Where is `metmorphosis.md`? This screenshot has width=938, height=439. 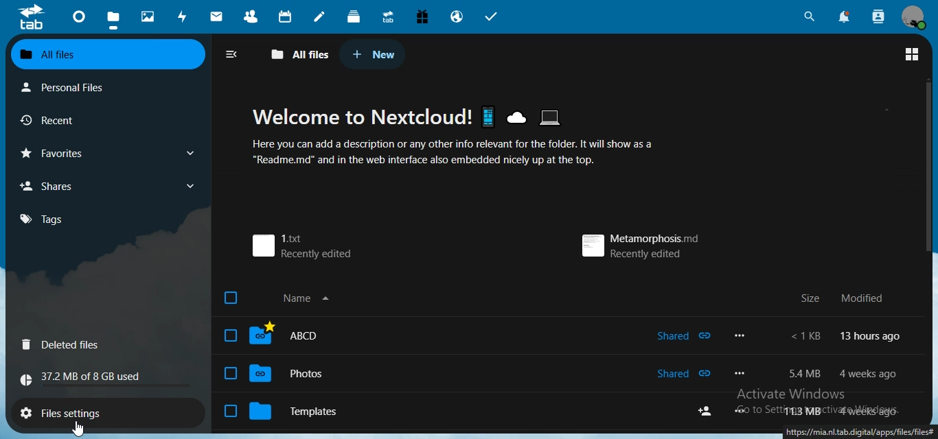 metmorphosis.md is located at coordinates (640, 241).